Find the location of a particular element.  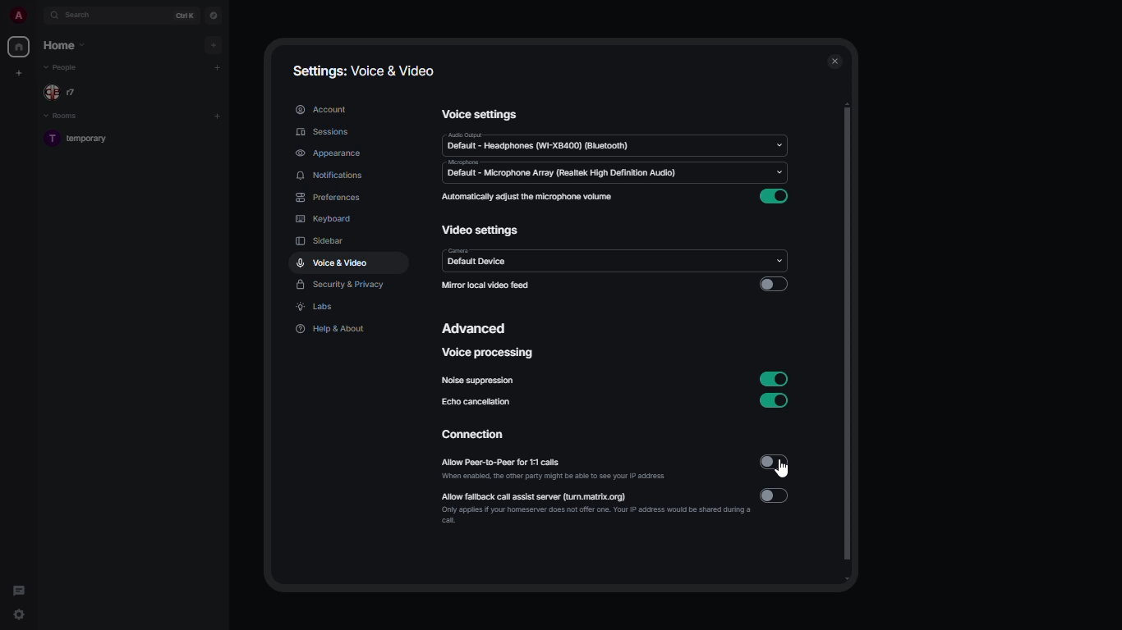

voice settings is located at coordinates (481, 113).